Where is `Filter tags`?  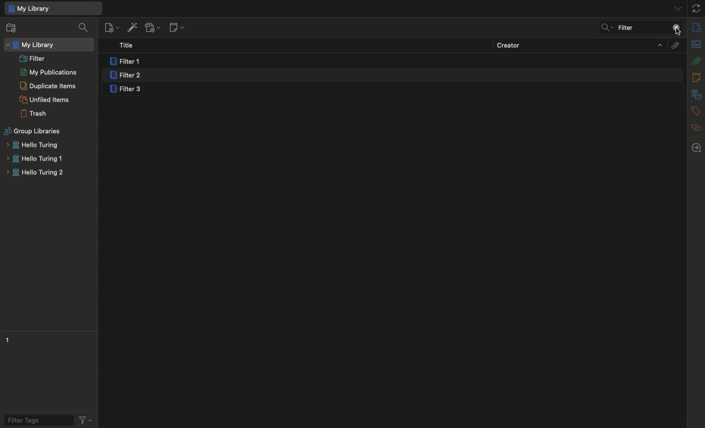
Filter tags is located at coordinates (35, 419).